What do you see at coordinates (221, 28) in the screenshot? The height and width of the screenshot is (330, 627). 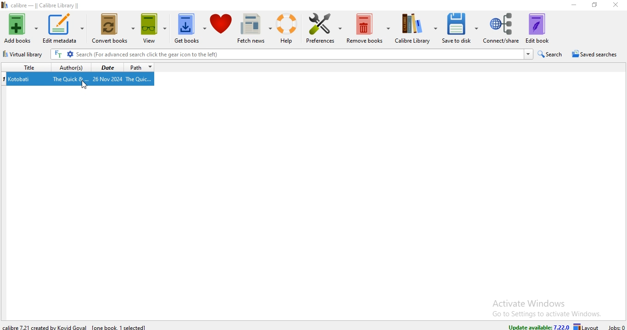 I see `donate to calibre` at bounding box center [221, 28].